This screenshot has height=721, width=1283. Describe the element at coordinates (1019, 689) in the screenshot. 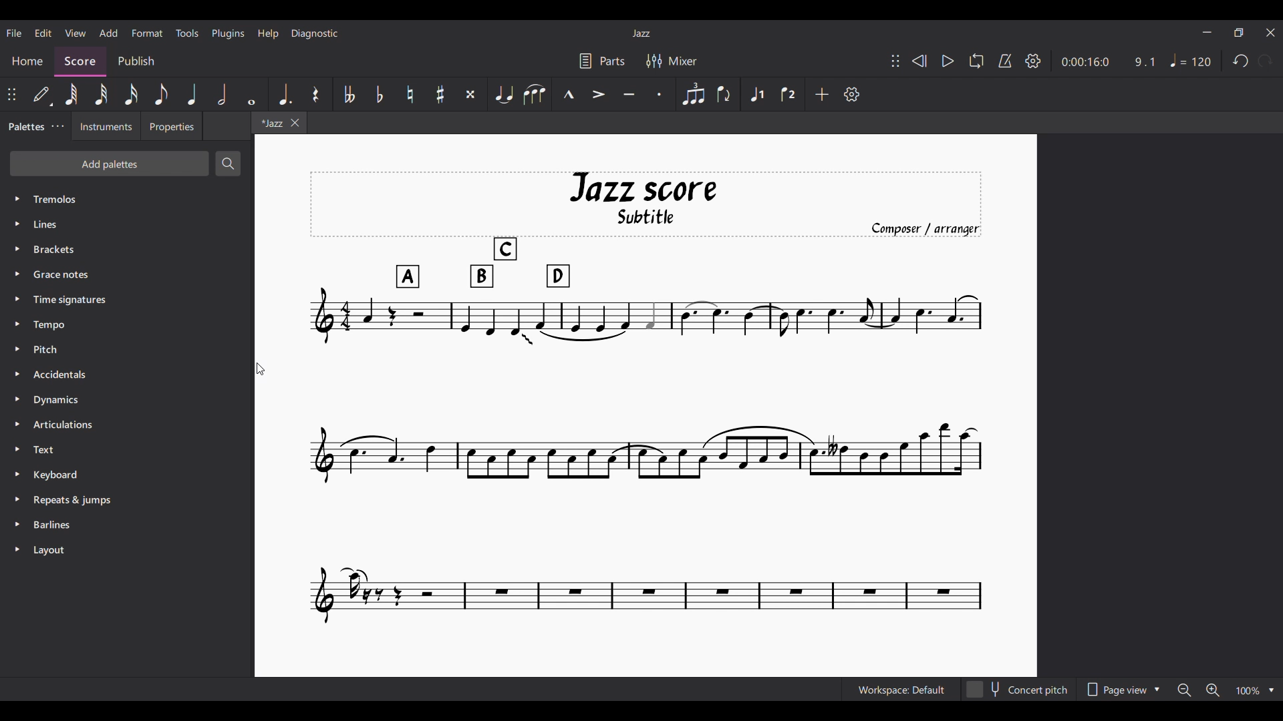

I see `Concert pitch toggle` at that location.